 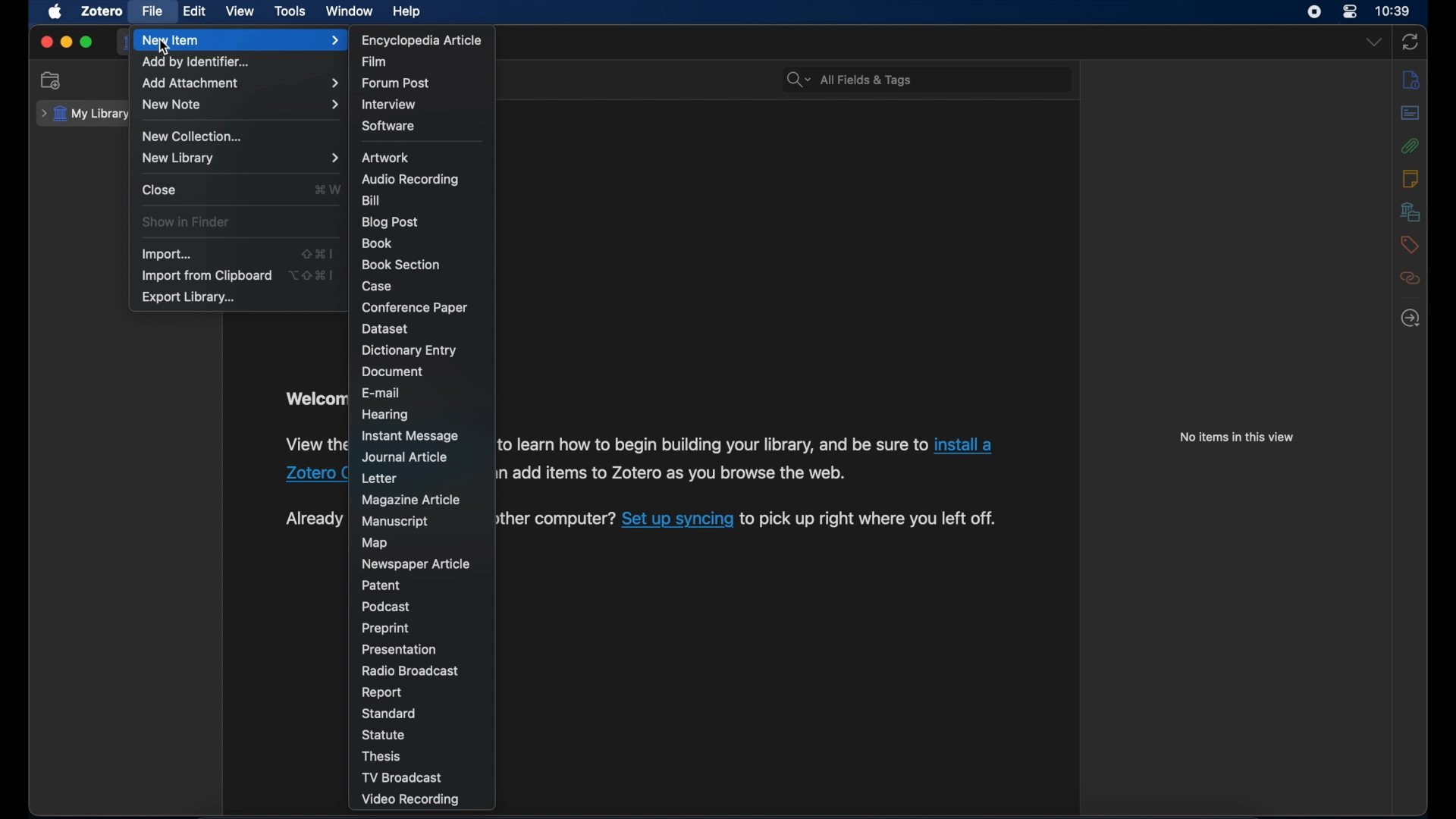 I want to click on blog post, so click(x=392, y=222).